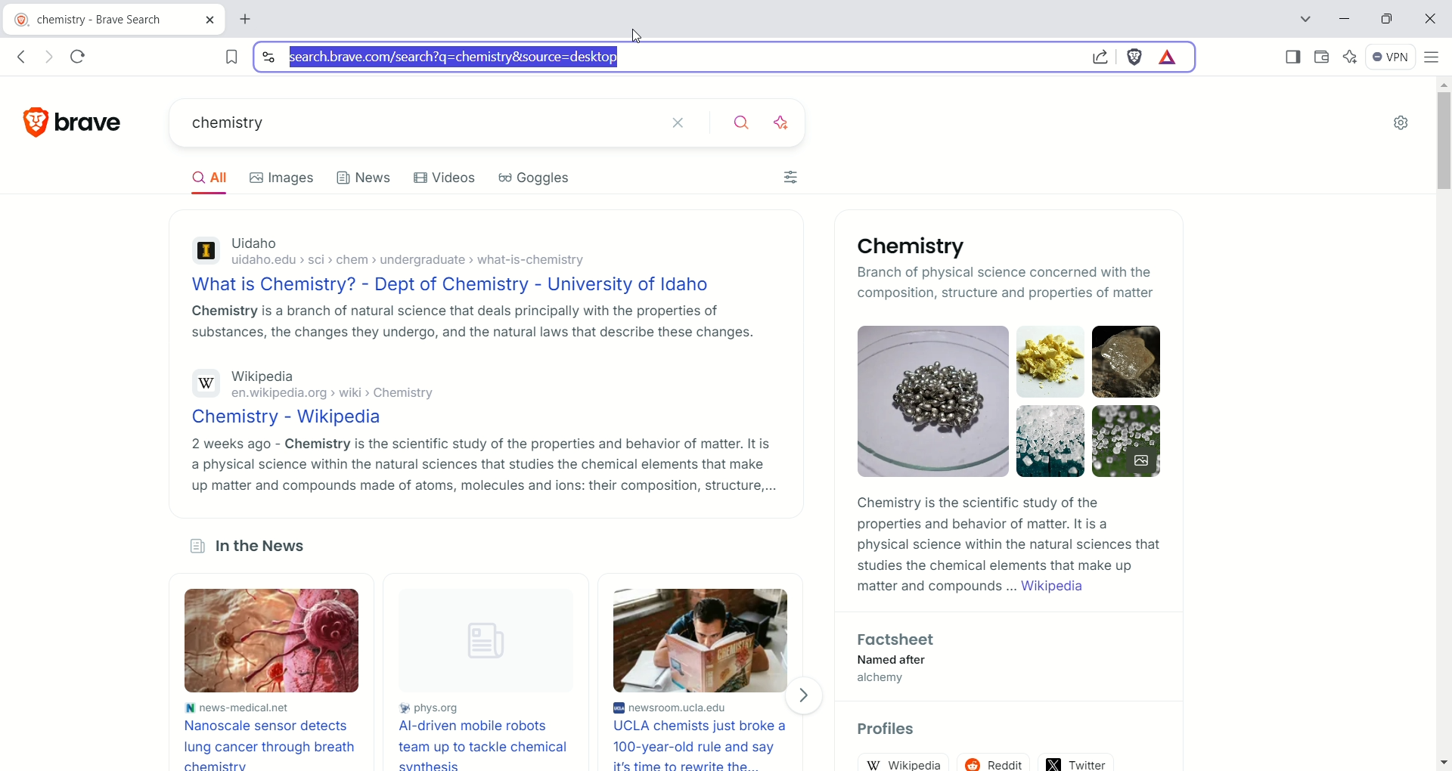  What do you see at coordinates (1441, 424) in the screenshot?
I see `vertical scroll bar` at bounding box center [1441, 424].